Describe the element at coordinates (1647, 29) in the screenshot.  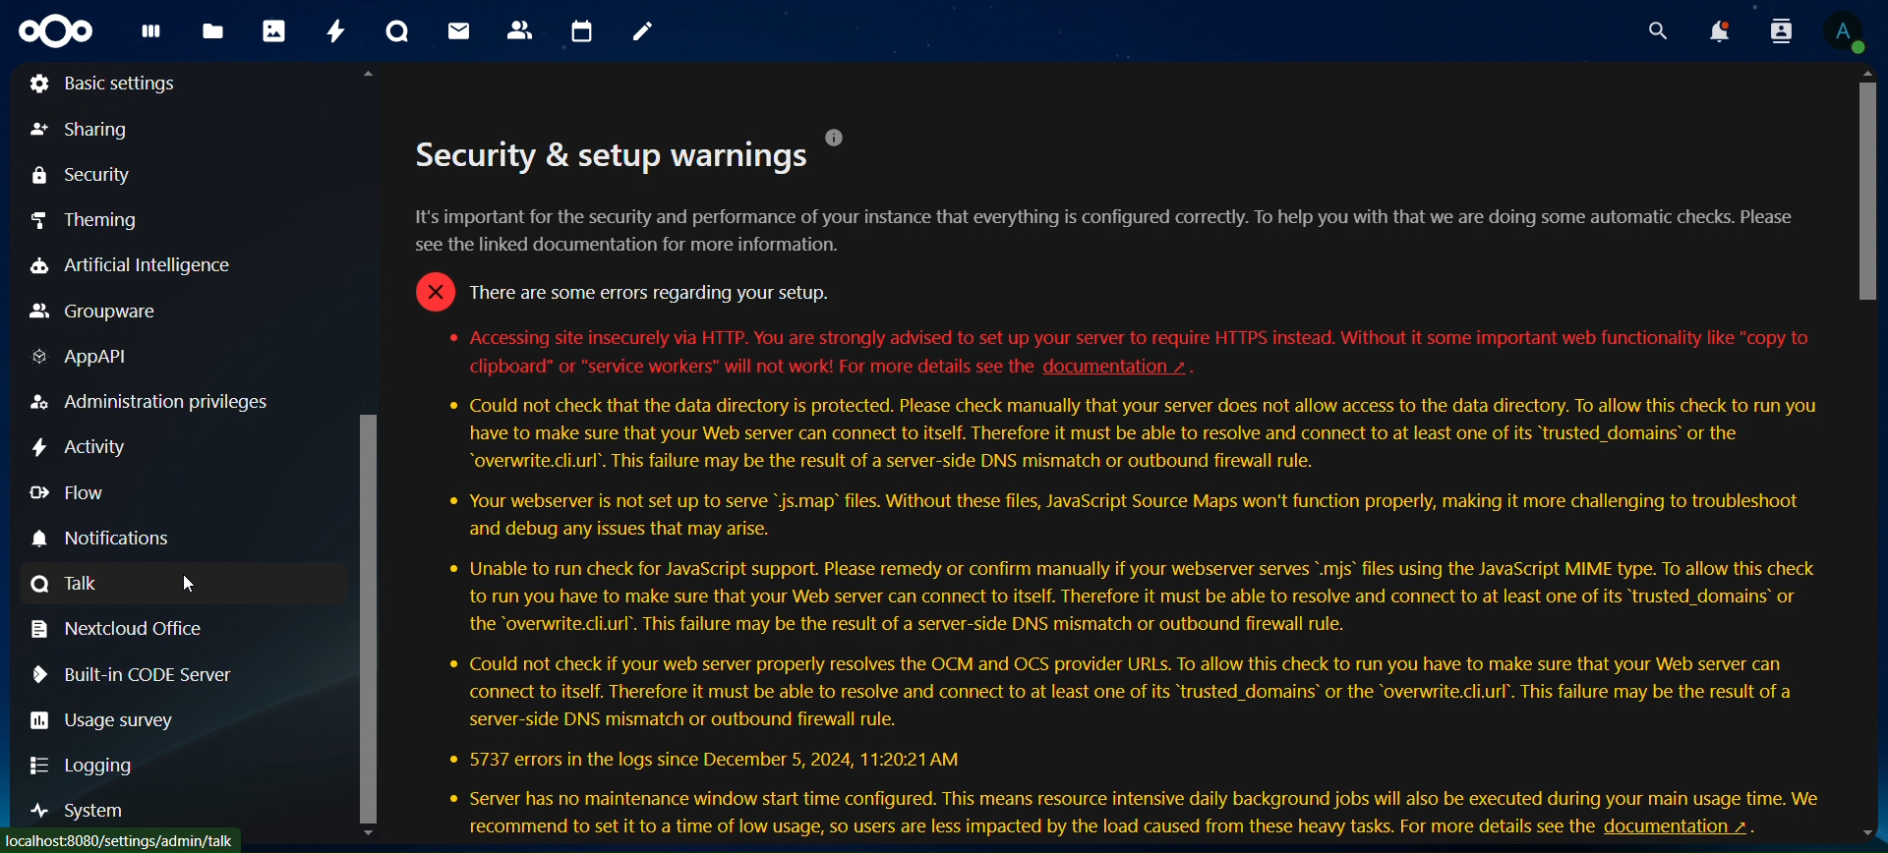
I see `search` at that location.